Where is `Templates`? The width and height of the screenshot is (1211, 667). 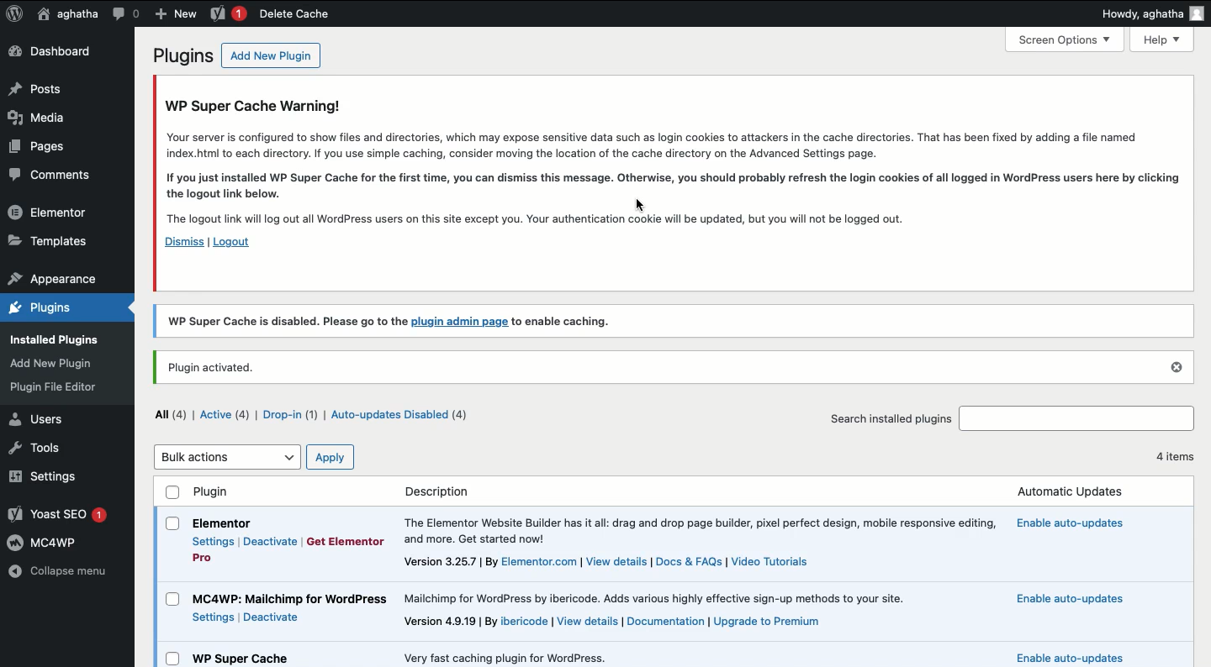 Templates is located at coordinates (50, 242).